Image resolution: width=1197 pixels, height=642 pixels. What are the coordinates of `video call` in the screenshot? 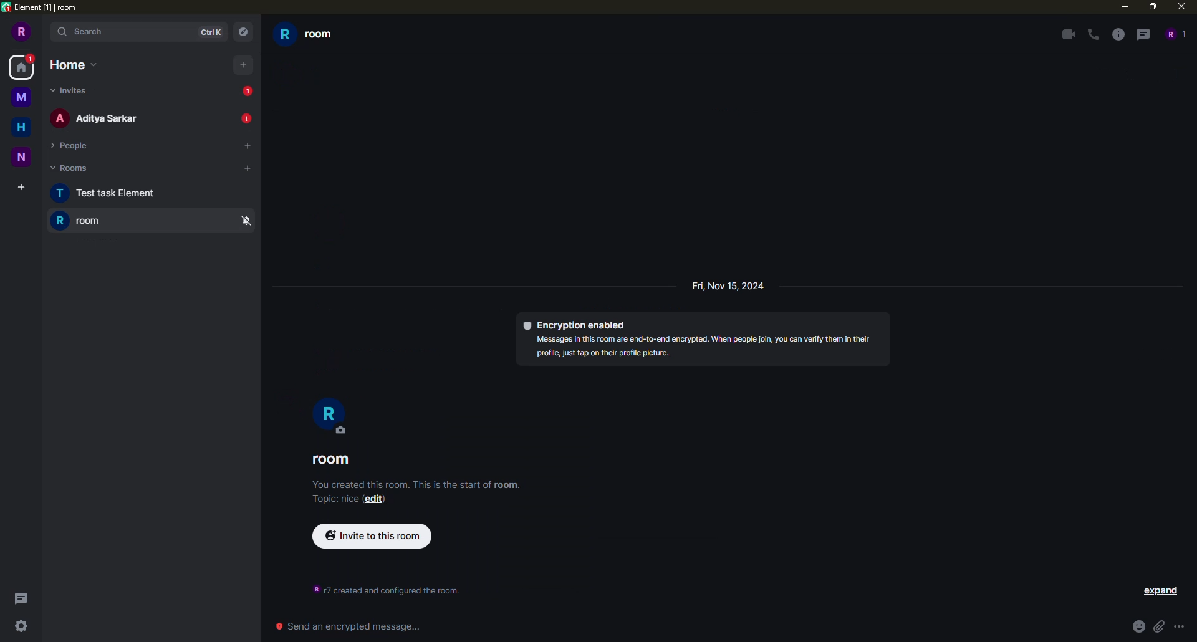 It's located at (1065, 34).